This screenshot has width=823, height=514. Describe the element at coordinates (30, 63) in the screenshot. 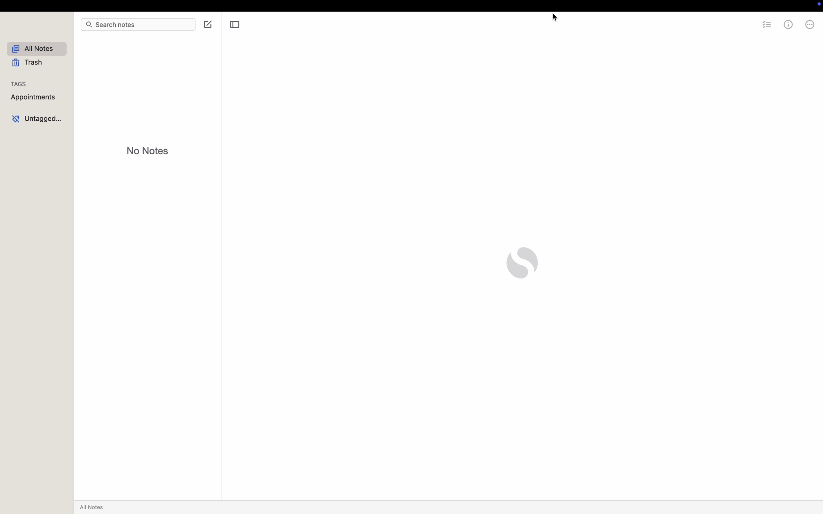

I see `trash` at that location.